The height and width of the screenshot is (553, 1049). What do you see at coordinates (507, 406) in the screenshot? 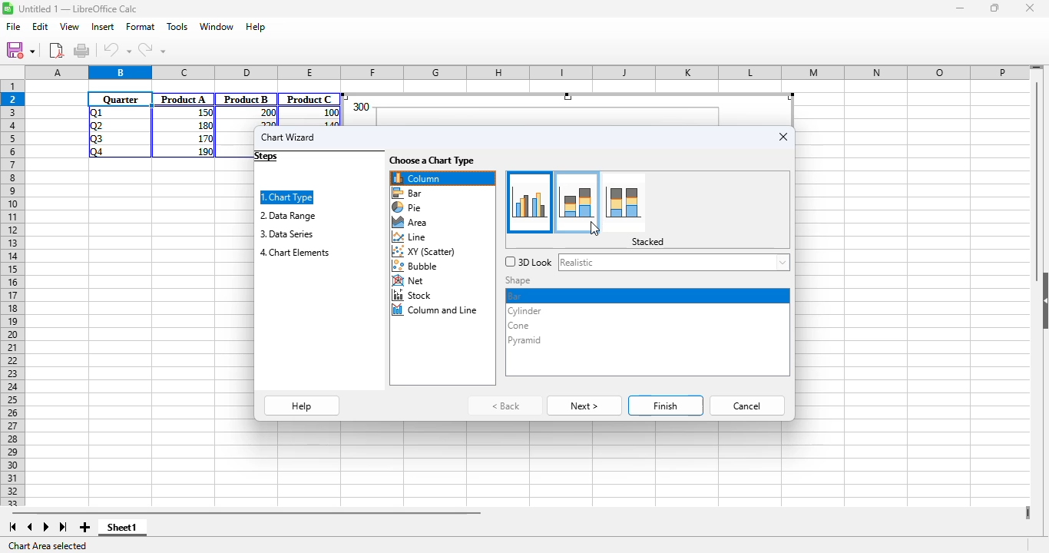
I see `back` at bounding box center [507, 406].